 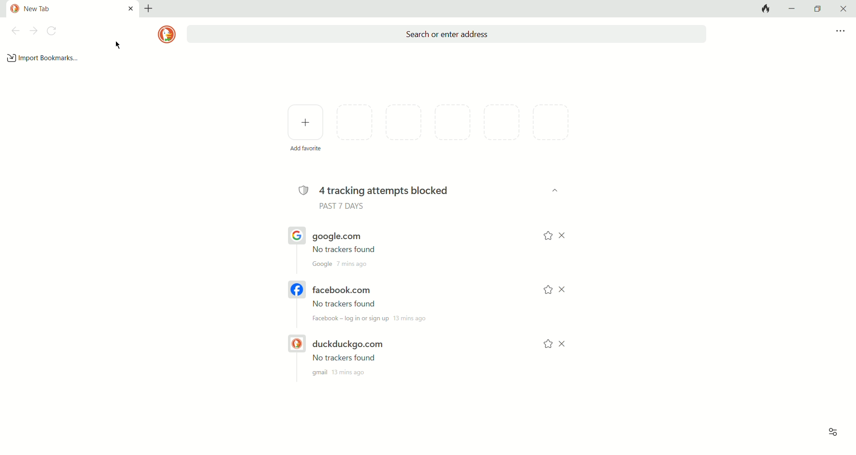 I want to click on DUCKDUCKGO.COM URL, so click(x=360, y=356).